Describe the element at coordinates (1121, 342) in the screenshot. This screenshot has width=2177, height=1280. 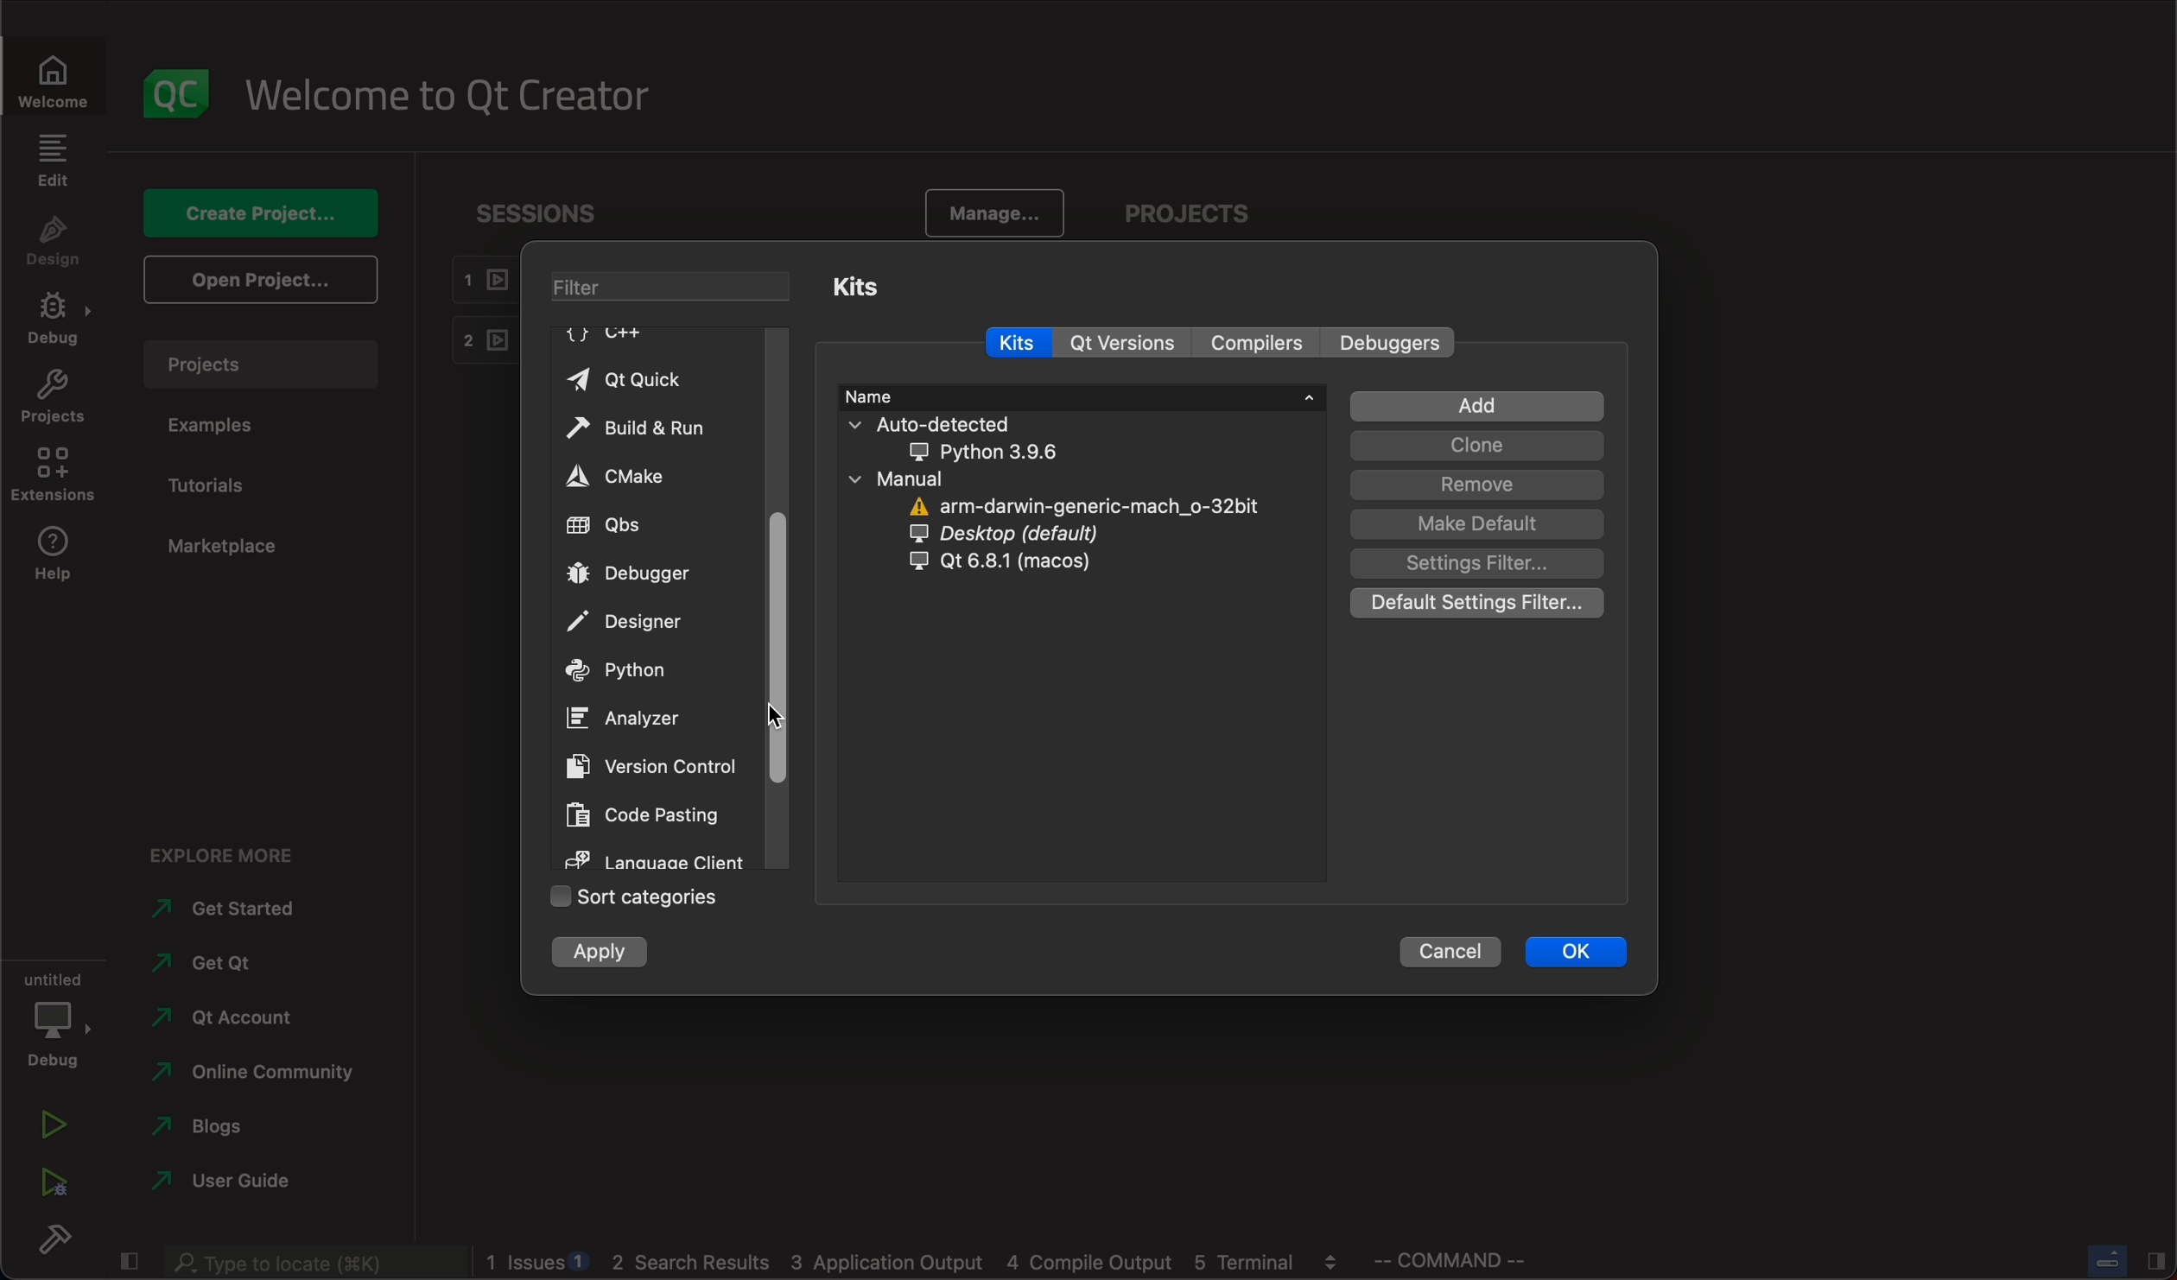
I see `version` at that location.